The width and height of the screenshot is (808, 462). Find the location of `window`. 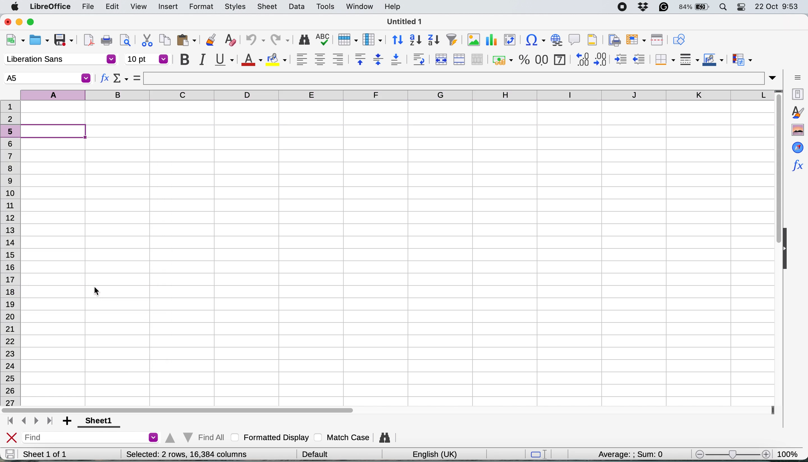

window is located at coordinates (359, 7).